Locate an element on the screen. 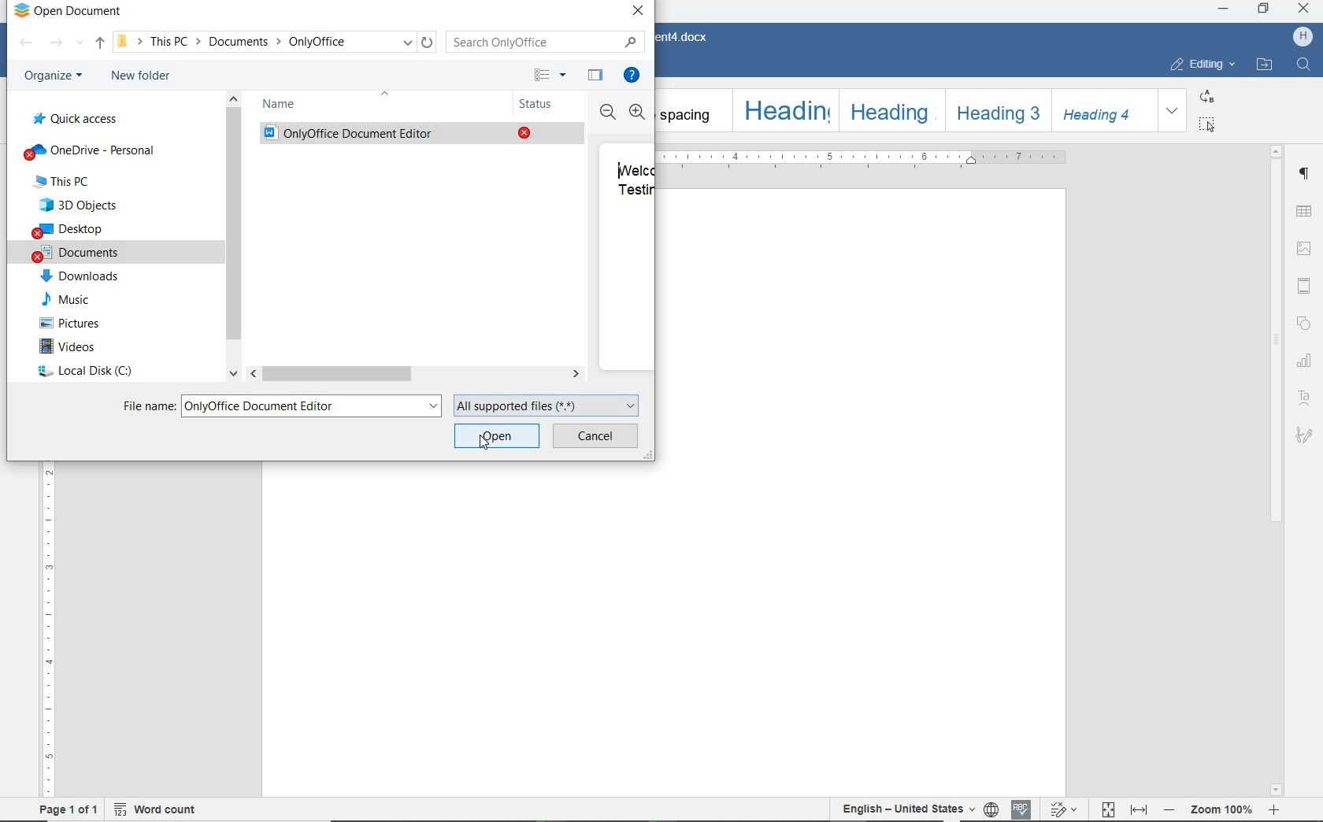  ruler is located at coordinates (864, 157).